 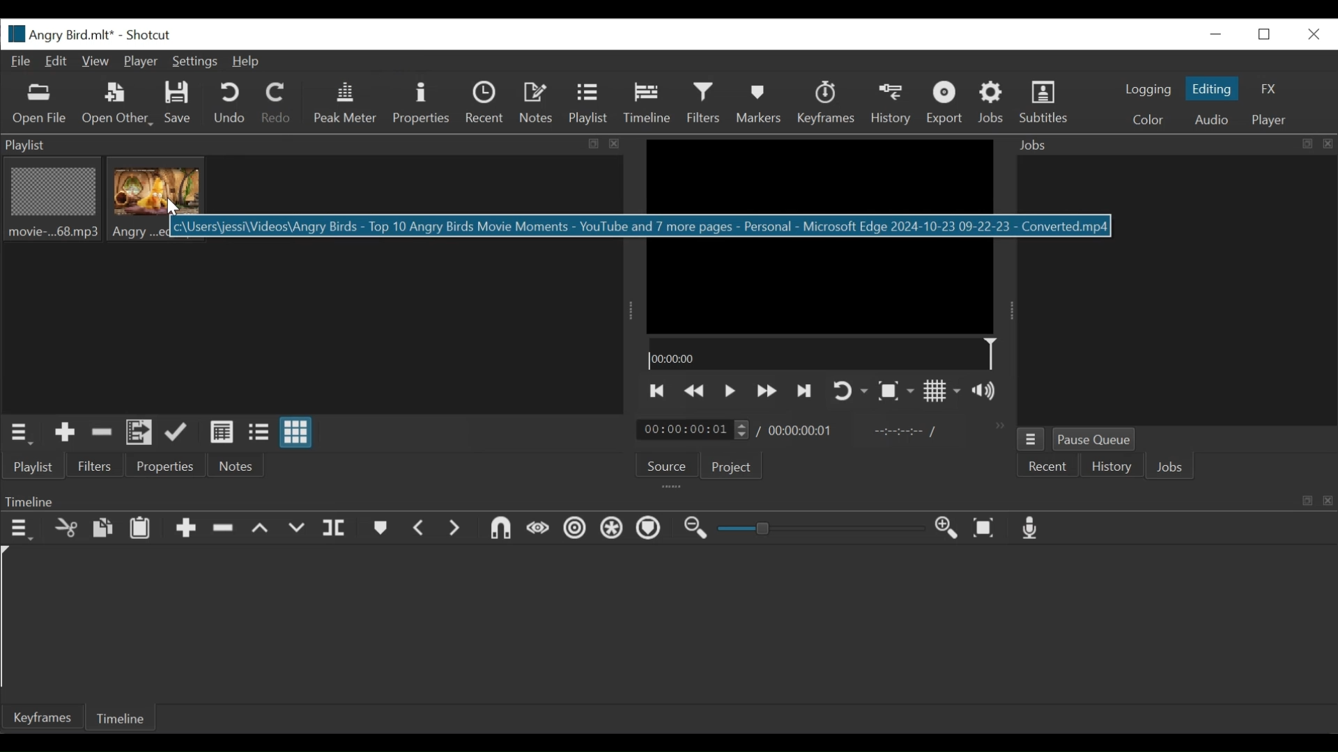 What do you see at coordinates (590, 104) in the screenshot?
I see `Playlist` at bounding box center [590, 104].